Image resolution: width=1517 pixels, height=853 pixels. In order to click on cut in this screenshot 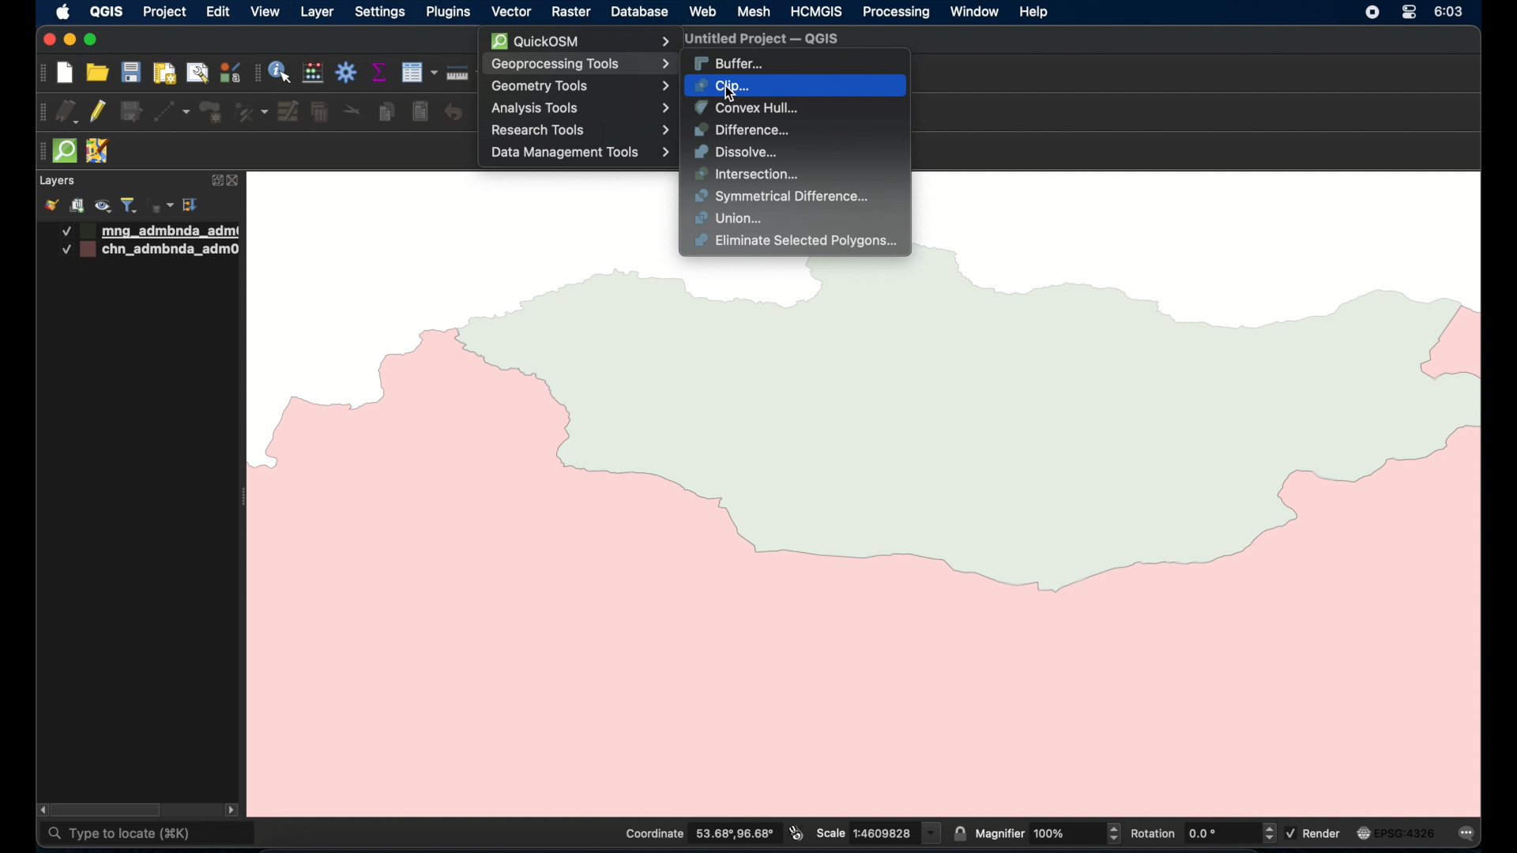, I will do `click(352, 109)`.